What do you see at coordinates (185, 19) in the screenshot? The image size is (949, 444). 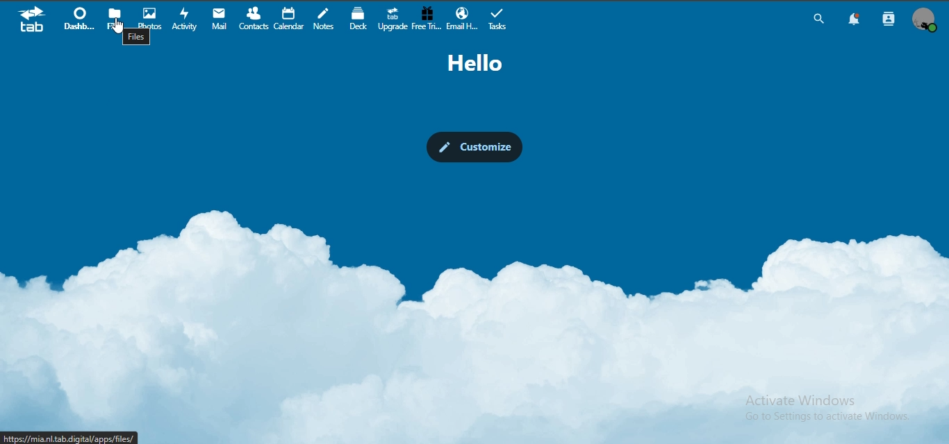 I see `activity` at bounding box center [185, 19].